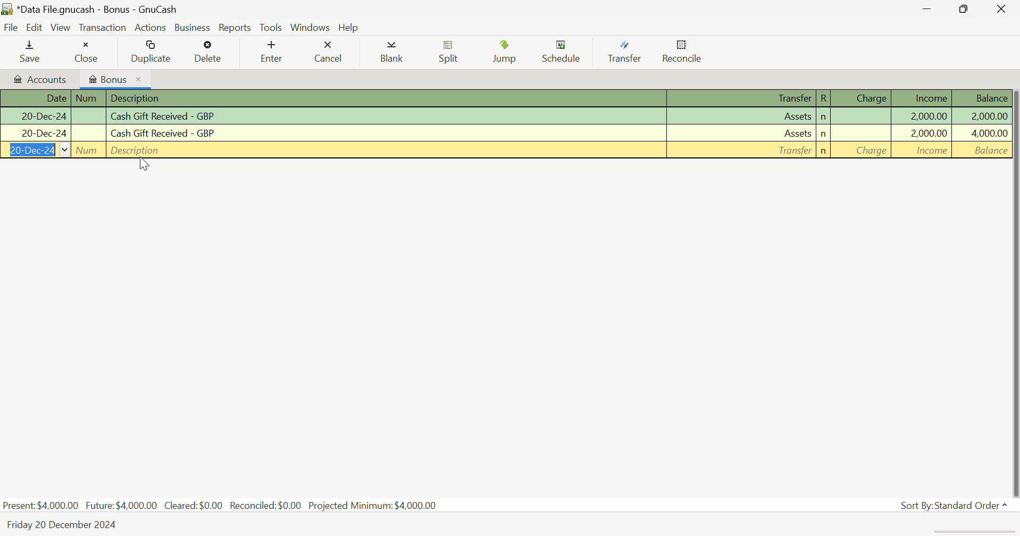 The width and height of the screenshot is (1020, 536). What do you see at coordinates (271, 52) in the screenshot?
I see `Enter` at bounding box center [271, 52].